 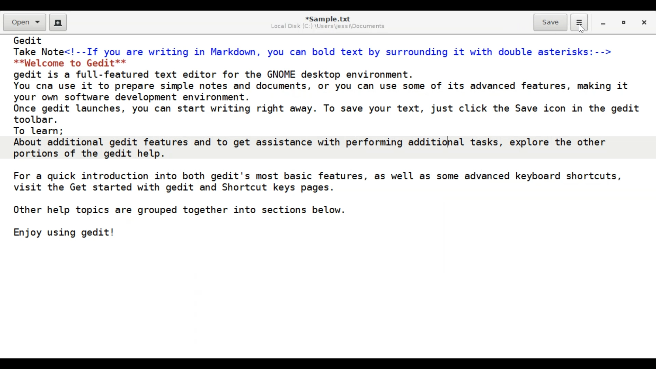 What do you see at coordinates (603, 24) in the screenshot?
I see `minimize` at bounding box center [603, 24].